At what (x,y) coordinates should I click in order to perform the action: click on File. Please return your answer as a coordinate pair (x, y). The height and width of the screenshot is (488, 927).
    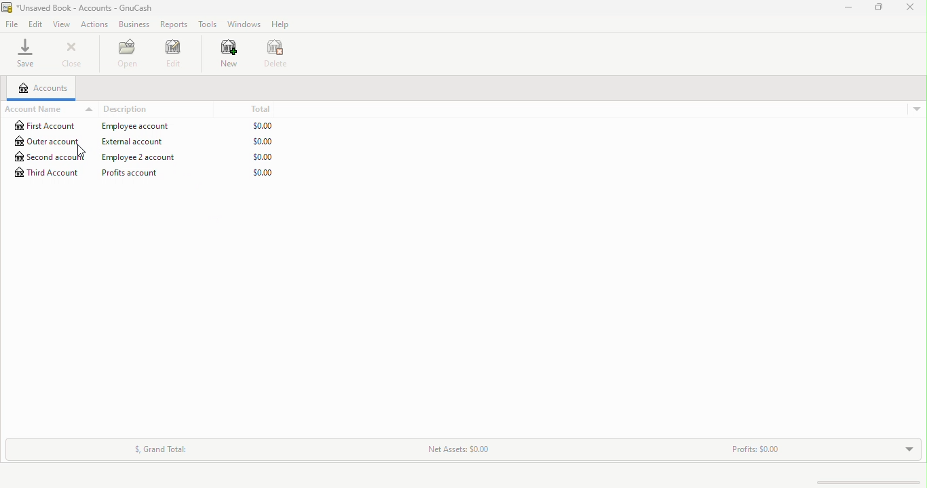
    Looking at the image, I should click on (14, 24).